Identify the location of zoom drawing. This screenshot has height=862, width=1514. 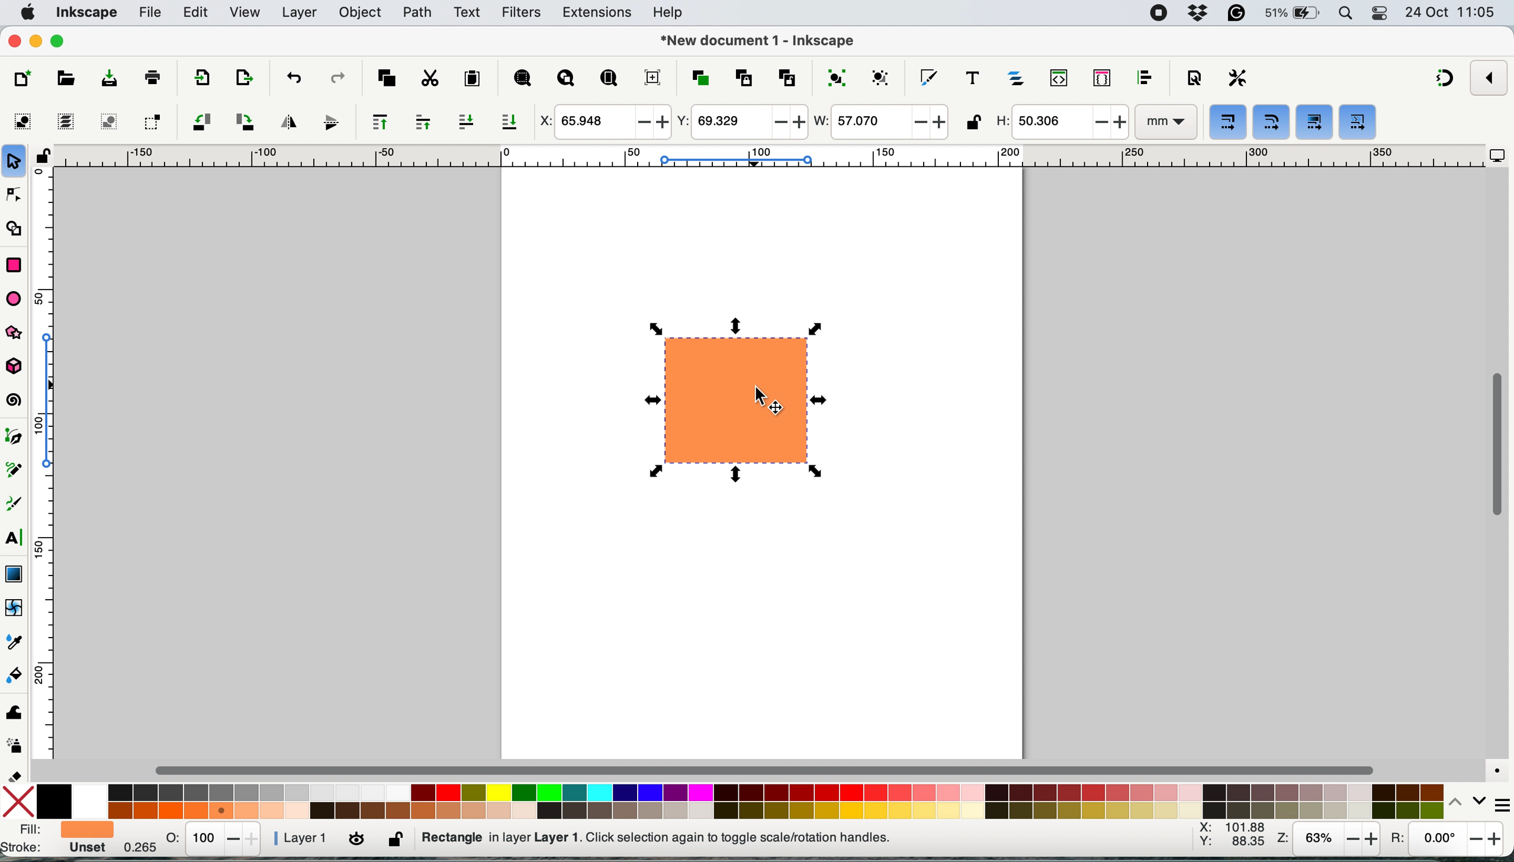
(566, 80).